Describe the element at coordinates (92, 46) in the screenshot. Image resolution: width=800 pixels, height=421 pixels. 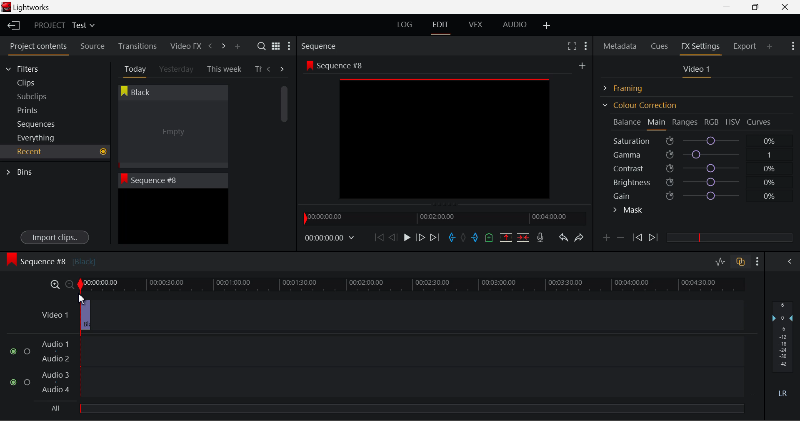
I see `Source` at that location.